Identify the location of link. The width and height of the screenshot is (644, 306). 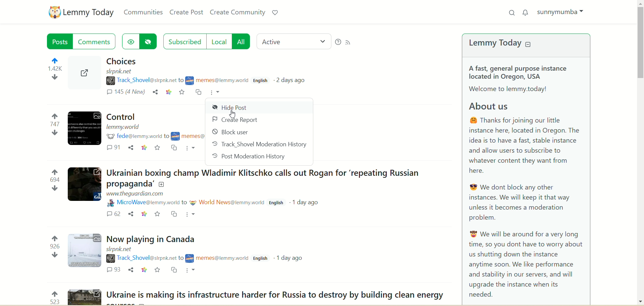
(168, 92).